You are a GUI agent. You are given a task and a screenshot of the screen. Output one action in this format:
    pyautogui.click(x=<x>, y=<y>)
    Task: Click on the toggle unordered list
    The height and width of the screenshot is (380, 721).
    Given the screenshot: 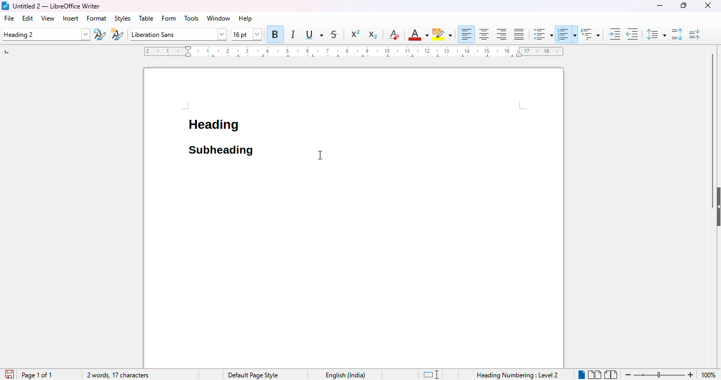 What is the action you would take?
    pyautogui.click(x=544, y=34)
    